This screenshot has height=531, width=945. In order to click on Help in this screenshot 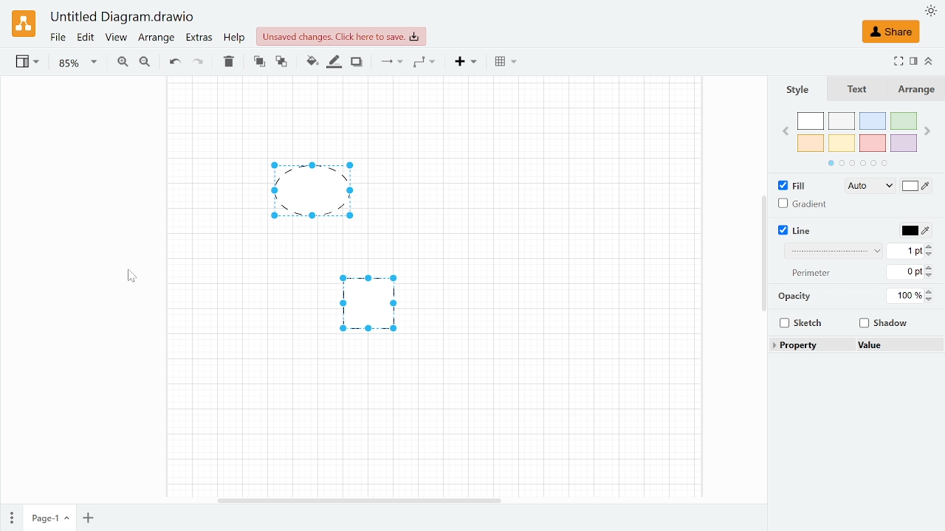, I will do `click(236, 39)`.